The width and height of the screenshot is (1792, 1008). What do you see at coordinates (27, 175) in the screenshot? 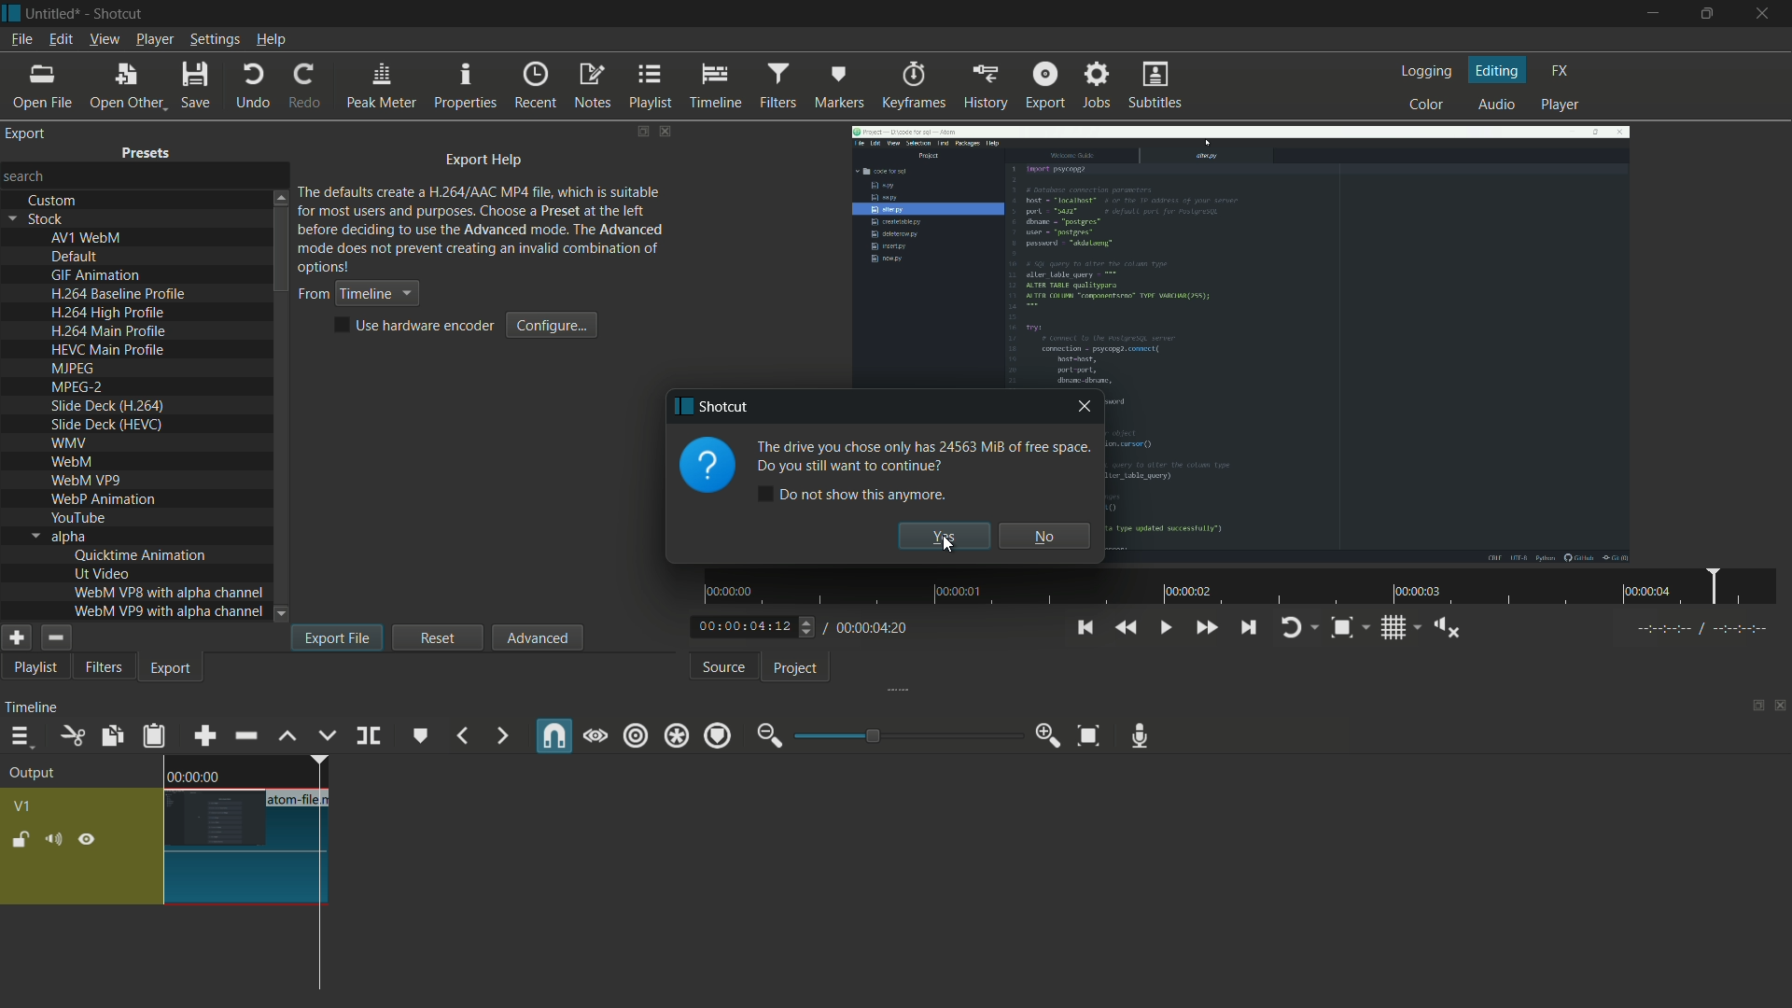
I see `search` at bounding box center [27, 175].